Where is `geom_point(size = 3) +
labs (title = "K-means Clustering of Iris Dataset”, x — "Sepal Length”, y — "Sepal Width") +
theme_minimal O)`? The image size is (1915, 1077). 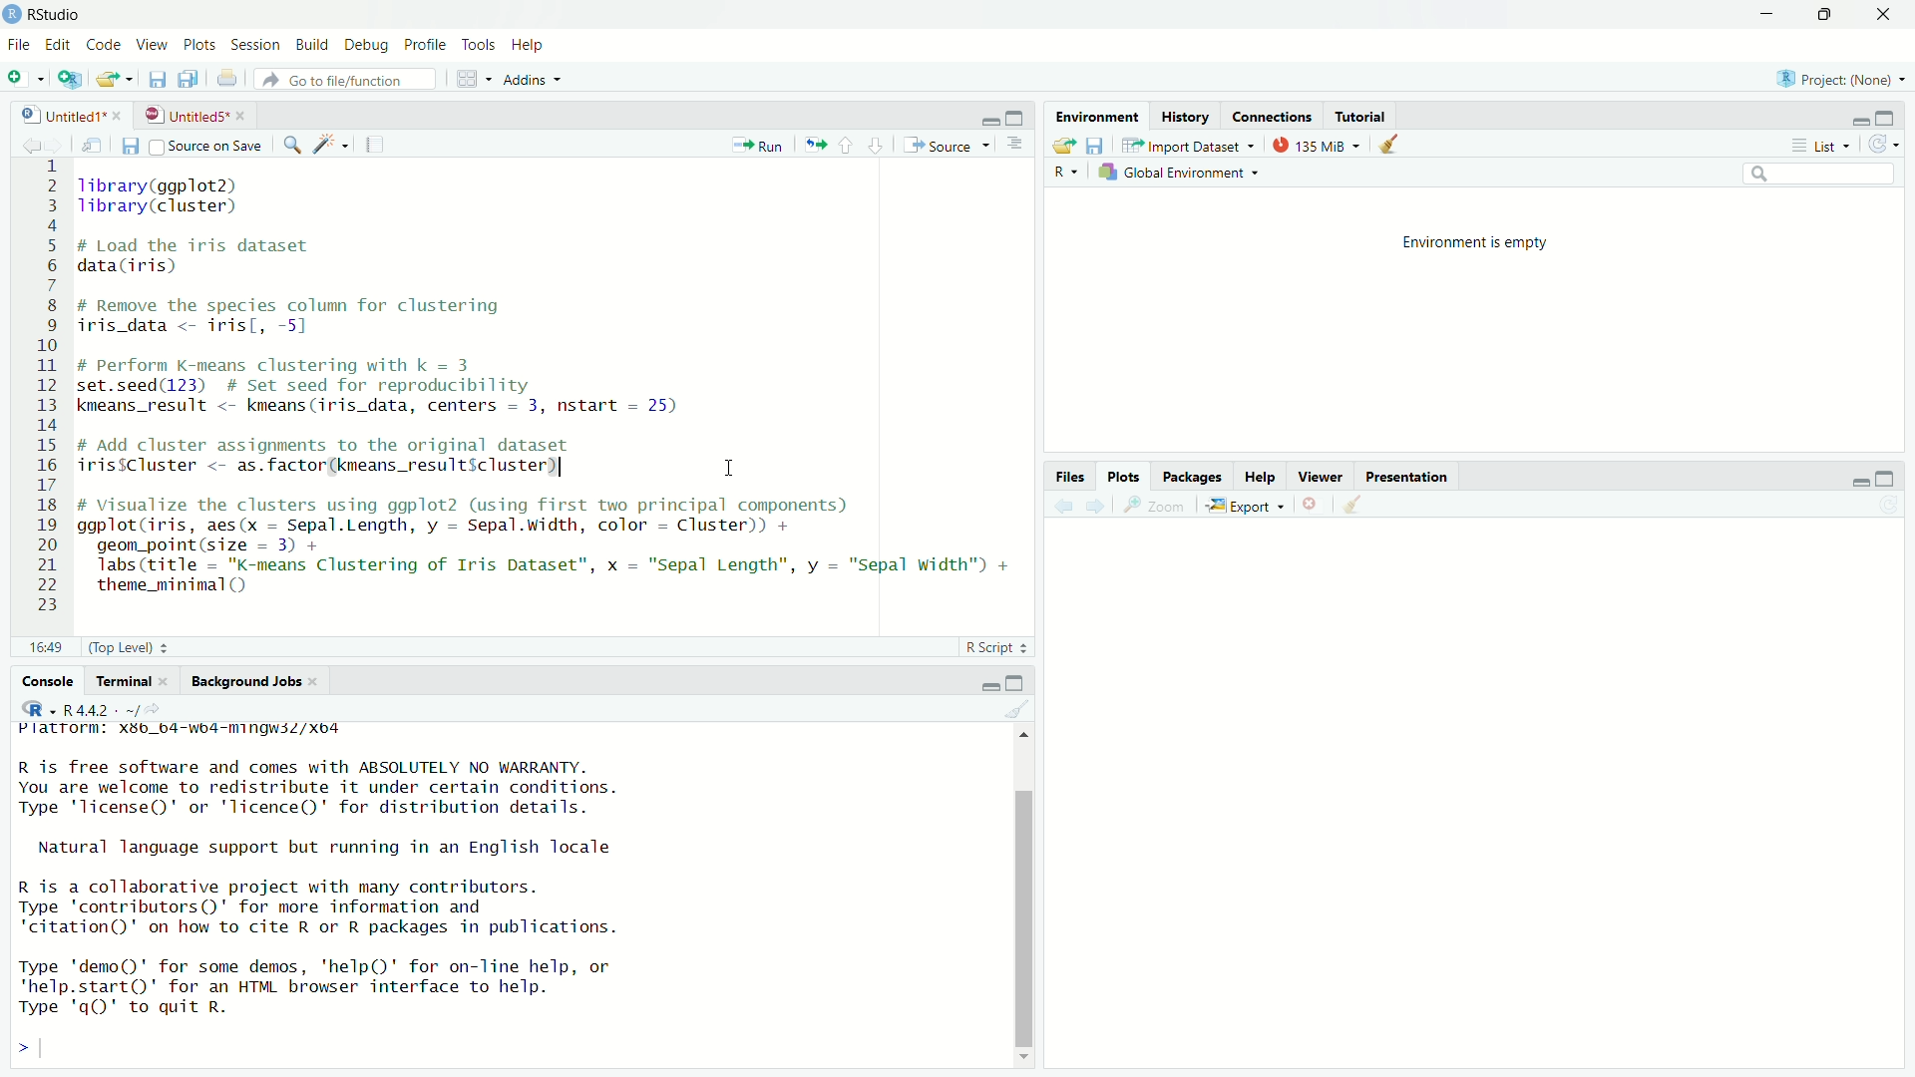
geom_point(size = 3) +
labs (title = "K-means Clustering of Iris Dataset”, x — "Sepal Length”, y — "Sepal Width") +
theme_minimal O) is located at coordinates (563, 567).